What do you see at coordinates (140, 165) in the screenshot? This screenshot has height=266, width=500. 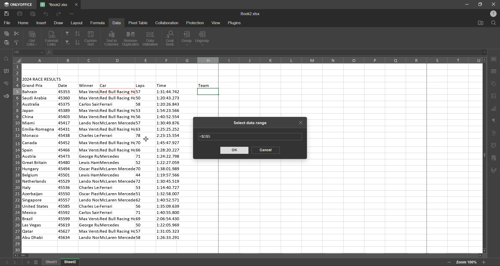 I see `laps` at bounding box center [140, 165].